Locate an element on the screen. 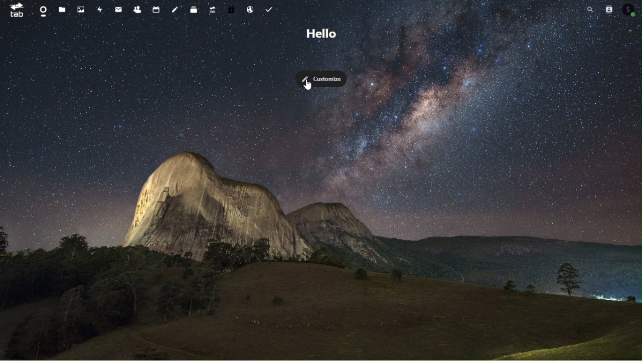 The image size is (642, 361). Notes is located at coordinates (175, 8).